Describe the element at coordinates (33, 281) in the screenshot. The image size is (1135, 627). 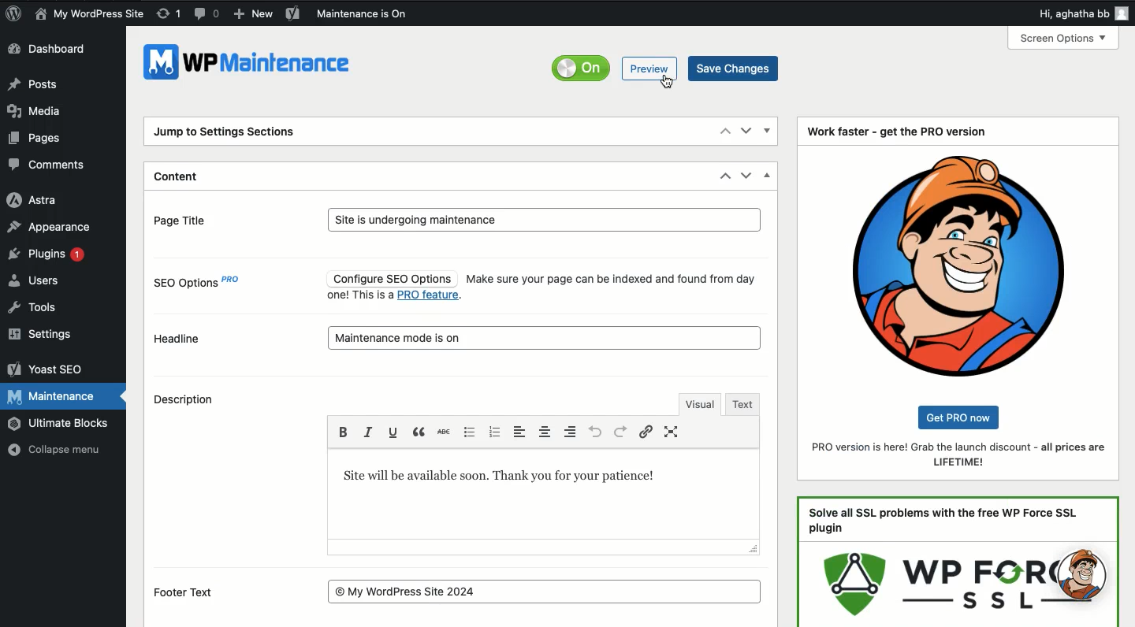
I see `Users` at that location.